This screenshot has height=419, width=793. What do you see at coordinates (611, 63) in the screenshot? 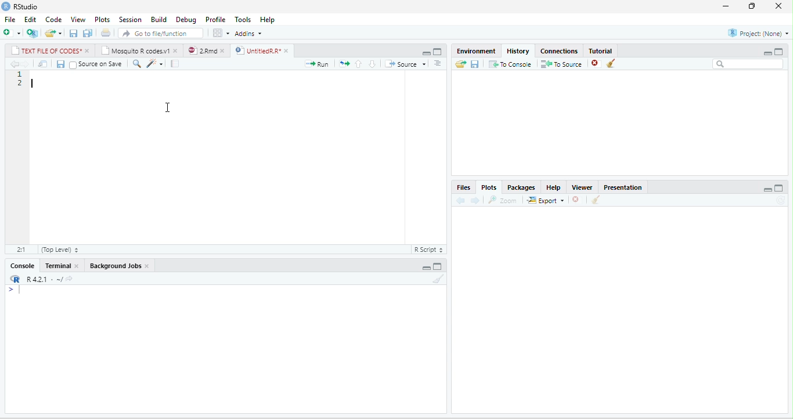
I see `clear` at bounding box center [611, 63].